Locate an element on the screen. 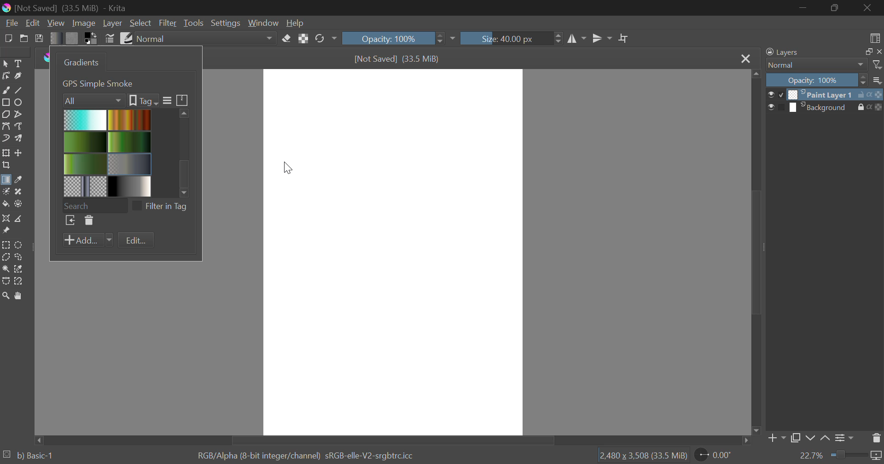  Normal is located at coordinates (811, 65).